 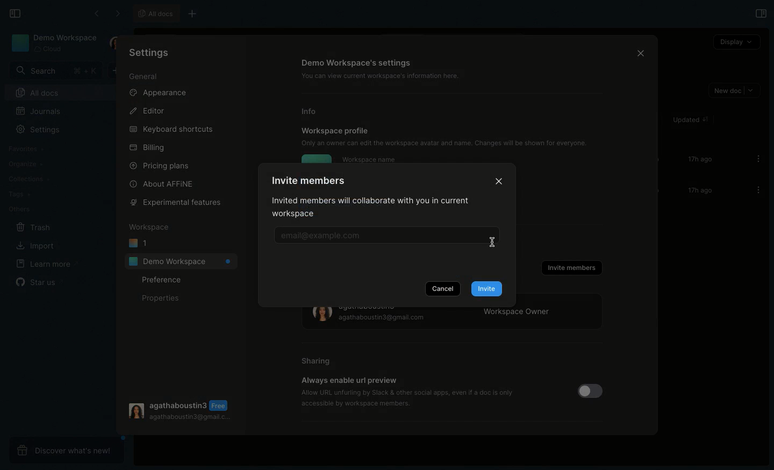 What do you see at coordinates (154, 54) in the screenshot?
I see `Settings` at bounding box center [154, 54].